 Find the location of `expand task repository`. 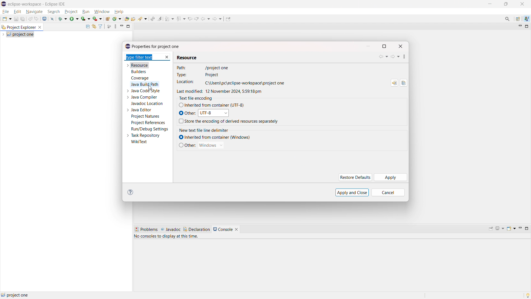

expand task repository is located at coordinates (127, 136).